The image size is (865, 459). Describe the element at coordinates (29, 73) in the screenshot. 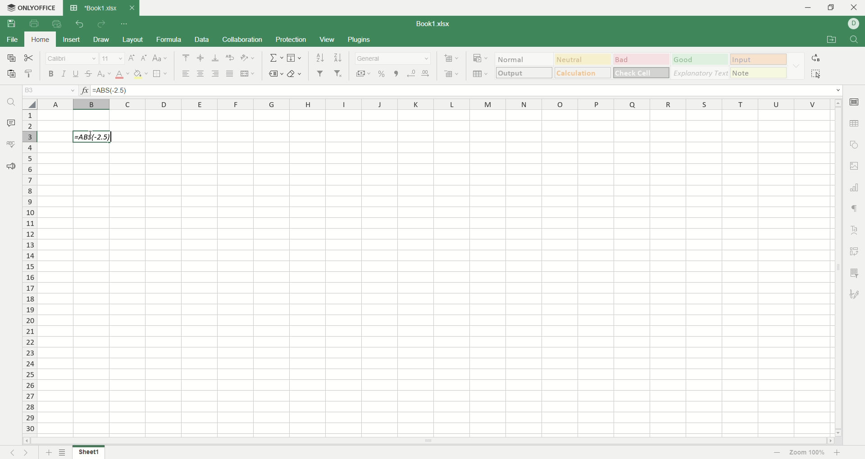

I see `copy style` at that location.